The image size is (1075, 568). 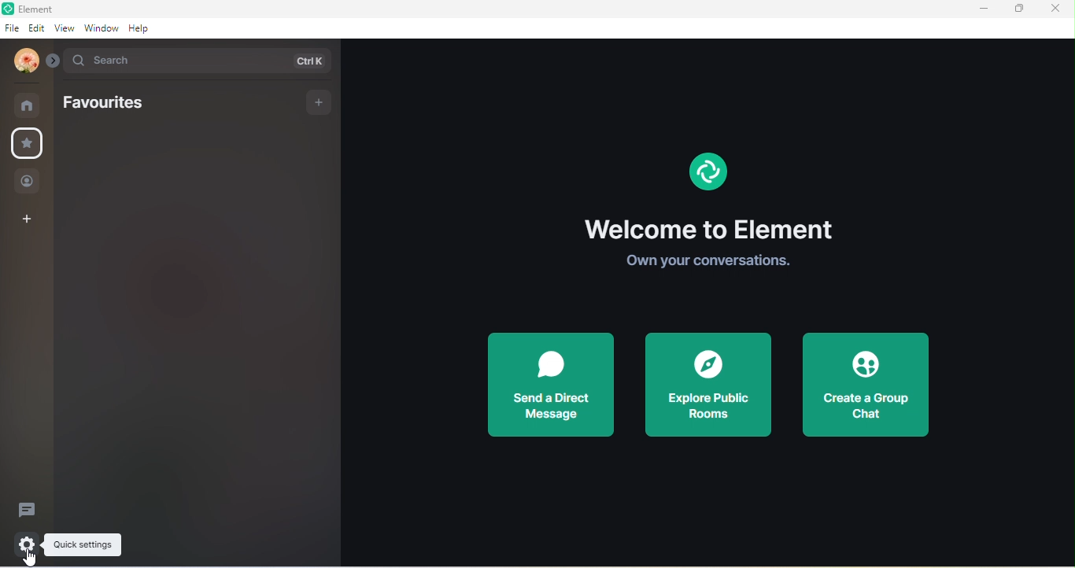 I want to click on Quick settings , so click(x=84, y=545).